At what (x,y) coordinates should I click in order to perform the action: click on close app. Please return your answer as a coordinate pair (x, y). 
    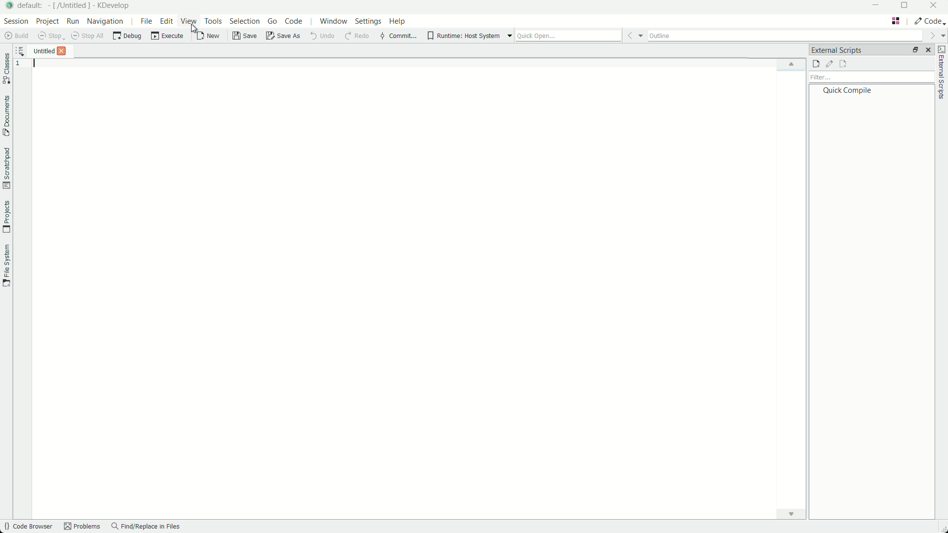
    Looking at the image, I should click on (936, 8).